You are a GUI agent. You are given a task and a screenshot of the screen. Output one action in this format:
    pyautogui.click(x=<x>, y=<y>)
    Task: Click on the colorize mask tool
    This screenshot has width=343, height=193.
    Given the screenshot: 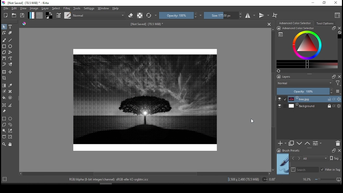 What is the action you would take?
    pyautogui.click(x=4, y=91)
    